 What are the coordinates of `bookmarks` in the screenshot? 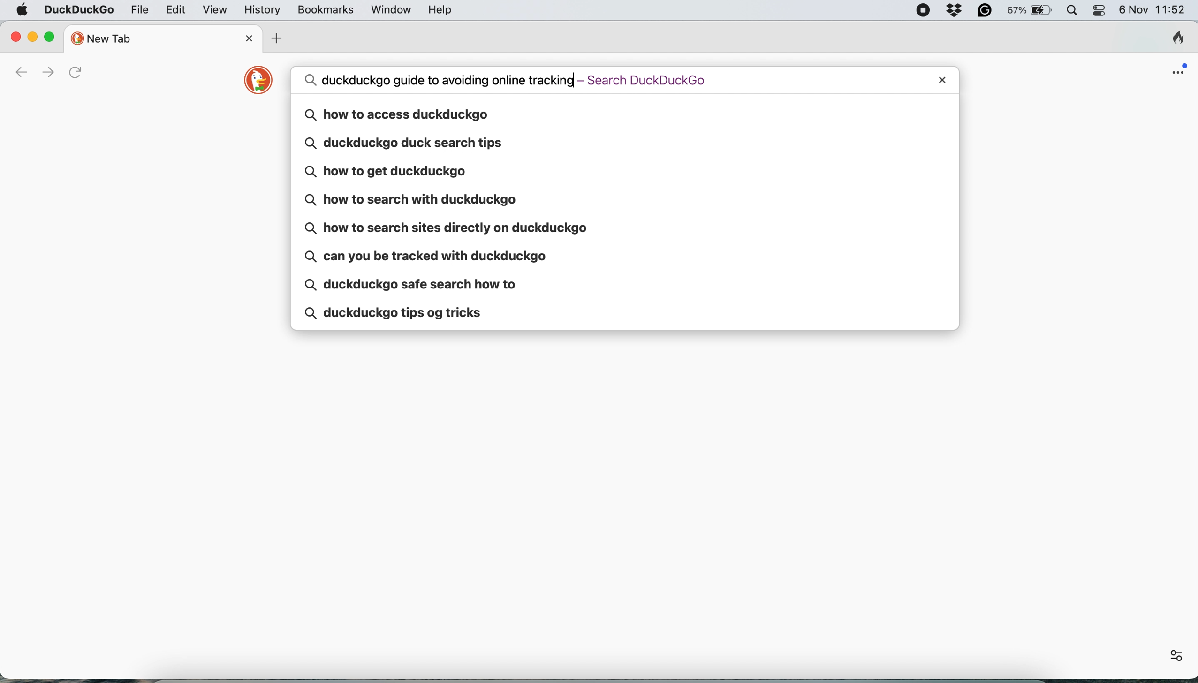 It's located at (323, 10).